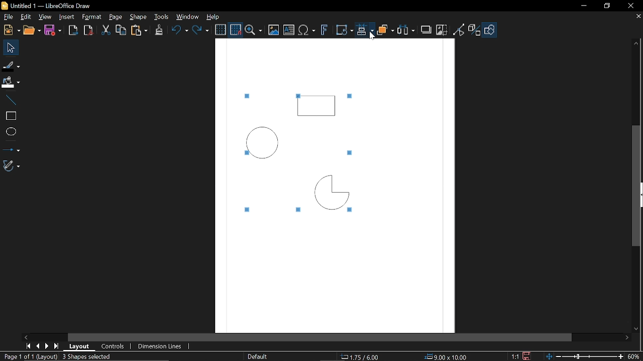 The width and height of the screenshot is (643, 361). Describe the element at coordinates (331, 192) in the screenshot. I see `Quarter Circle` at that location.